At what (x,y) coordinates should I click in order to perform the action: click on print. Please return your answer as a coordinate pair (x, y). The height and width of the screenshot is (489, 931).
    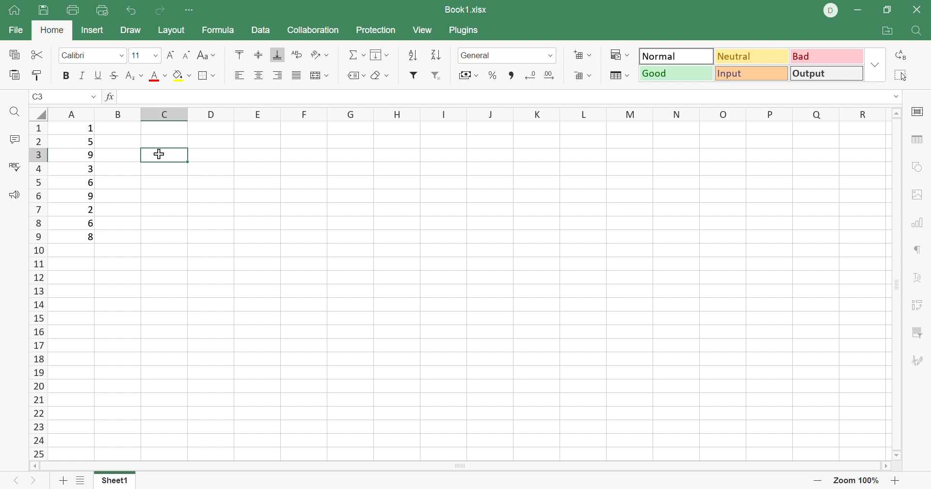
    Looking at the image, I should click on (74, 10).